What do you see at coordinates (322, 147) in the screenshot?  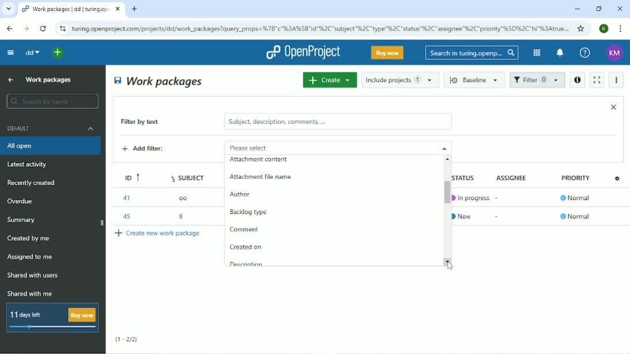 I see `Please select` at bounding box center [322, 147].